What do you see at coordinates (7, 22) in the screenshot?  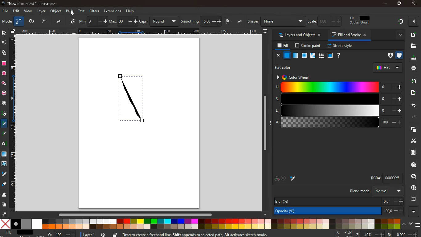 I see `mode` at bounding box center [7, 22].